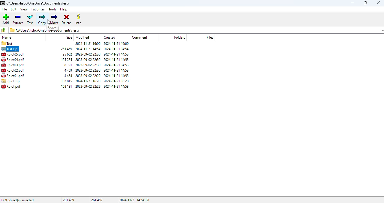  Describe the element at coordinates (3, 3) in the screenshot. I see `logo` at that location.